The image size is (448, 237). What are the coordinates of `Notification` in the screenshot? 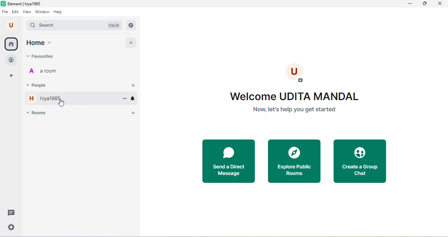 It's located at (133, 98).